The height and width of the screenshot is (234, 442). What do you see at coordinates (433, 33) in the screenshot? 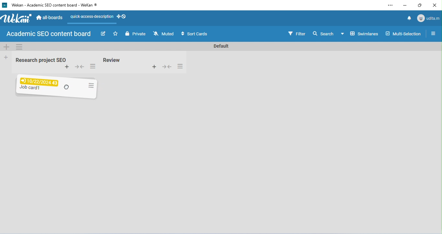
I see `open or close side bar` at bounding box center [433, 33].